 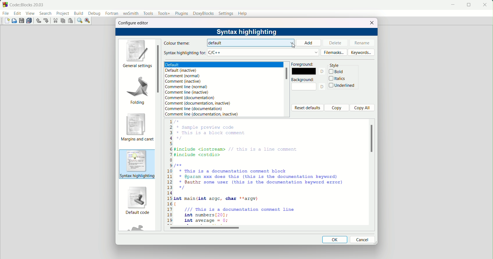 What do you see at coordinates (148, 13) in the screenshot?
I see `tools` at bounding box center [148, 13].